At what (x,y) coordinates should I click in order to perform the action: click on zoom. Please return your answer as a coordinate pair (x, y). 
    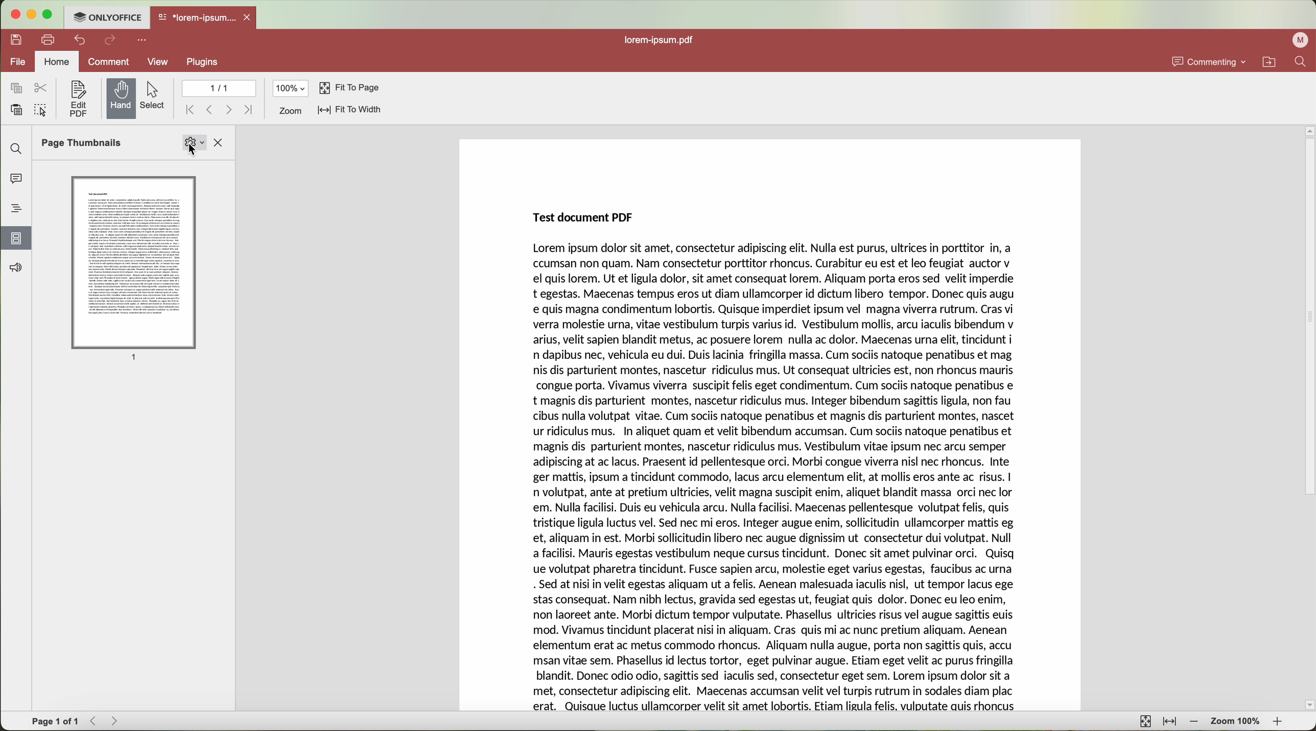
    Looking at the image, I should click on (291, 111).